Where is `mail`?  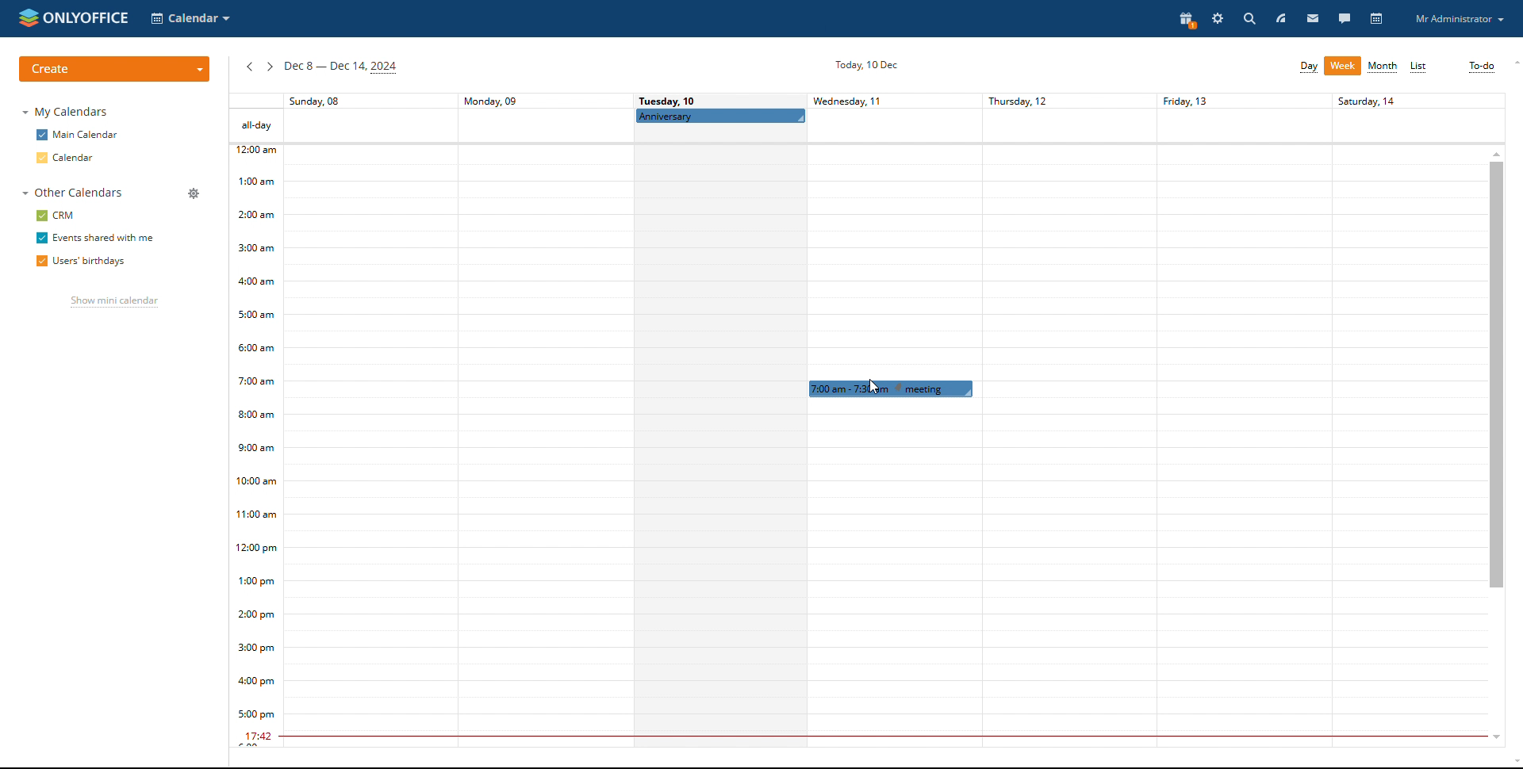
mail is located at coordinates (1311, 18).